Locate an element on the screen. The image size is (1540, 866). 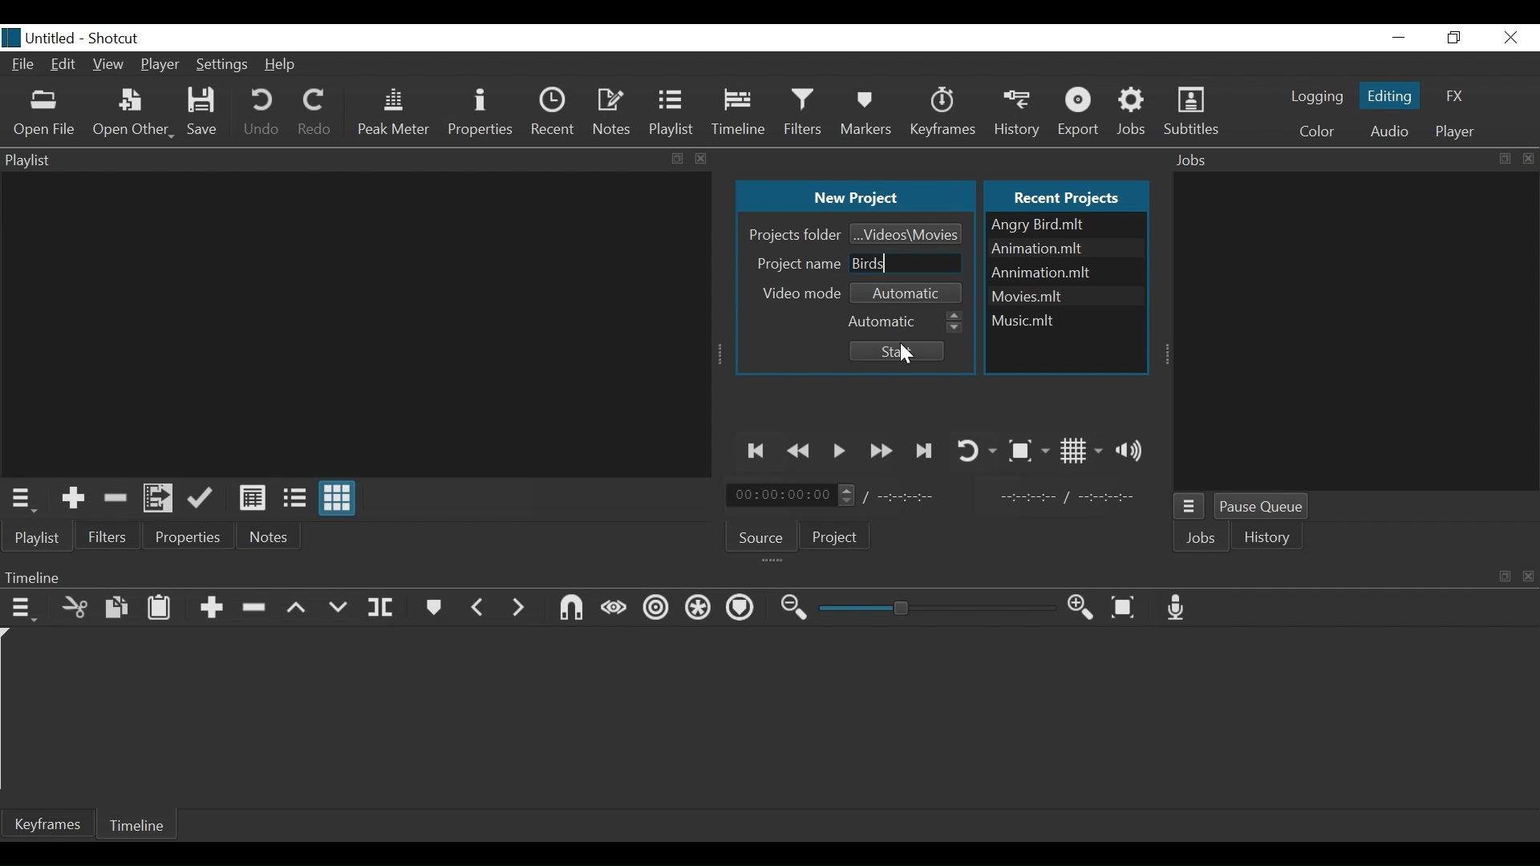
Settings is located at coordinates (220, 67).